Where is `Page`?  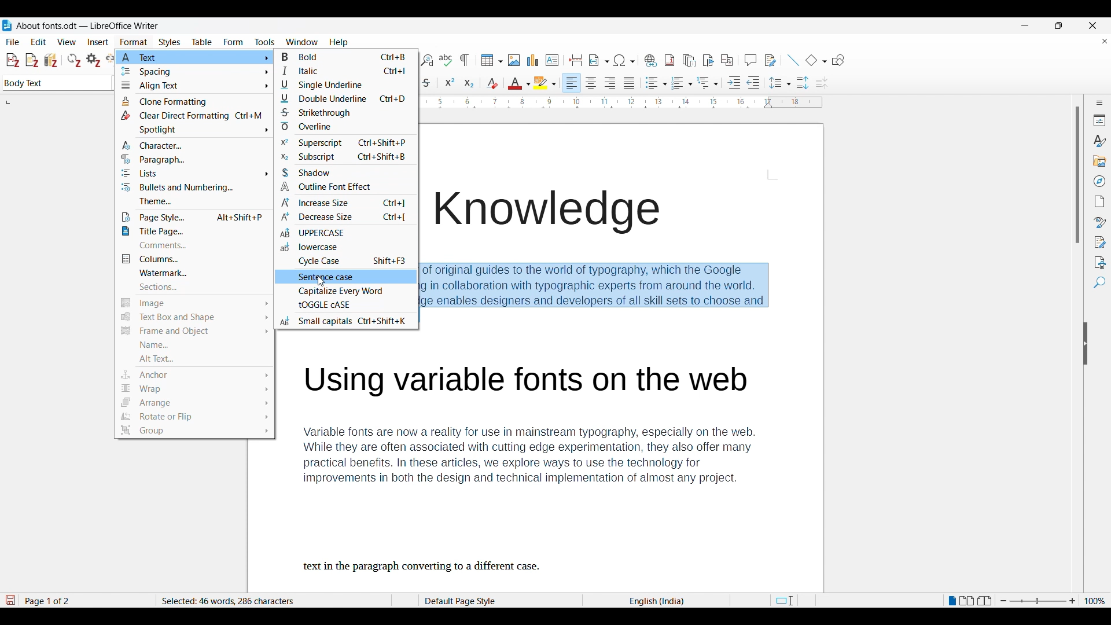
Page is located at coordinates (1100, 201).